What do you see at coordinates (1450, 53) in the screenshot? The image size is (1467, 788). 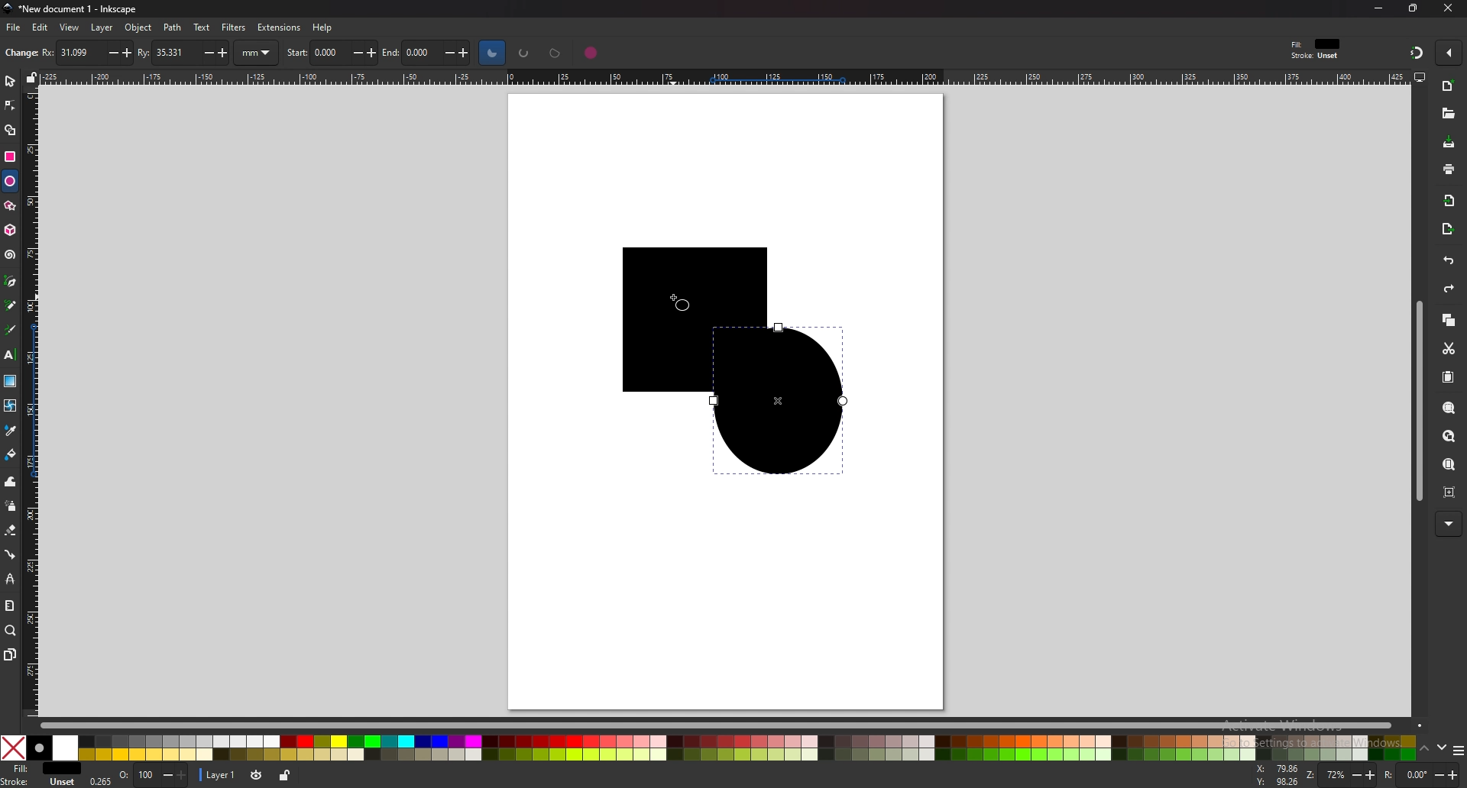 I see `enable snapping` at bounding box center [1450, 53].